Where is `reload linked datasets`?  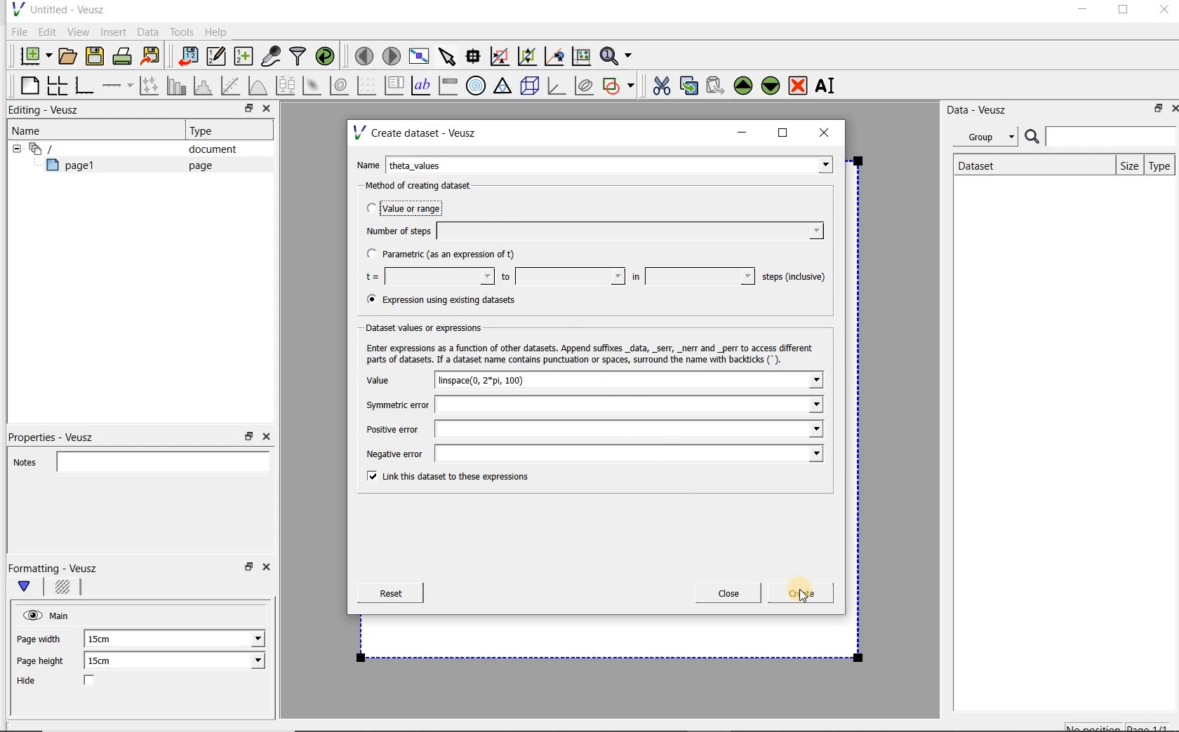 reload linked datasets is located at coordinates (328, 57).